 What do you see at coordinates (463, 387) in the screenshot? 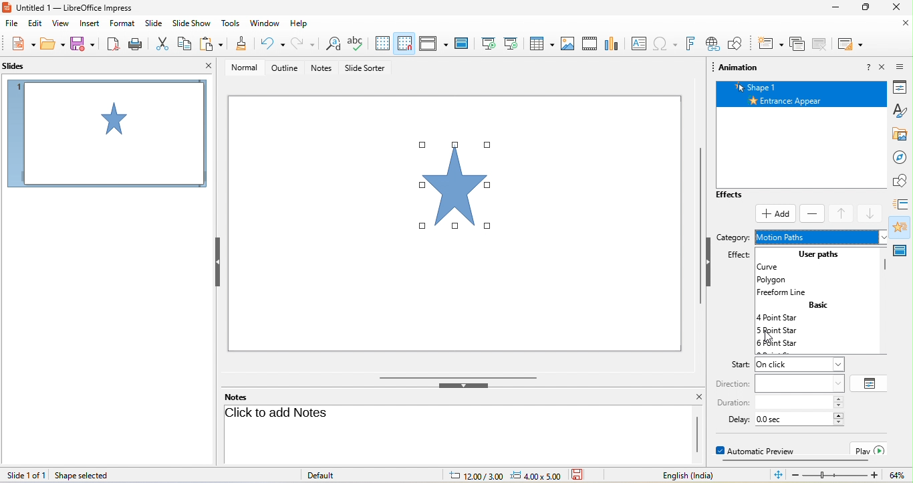
I see `hide bottom bar` at bounding box center [463, 387].